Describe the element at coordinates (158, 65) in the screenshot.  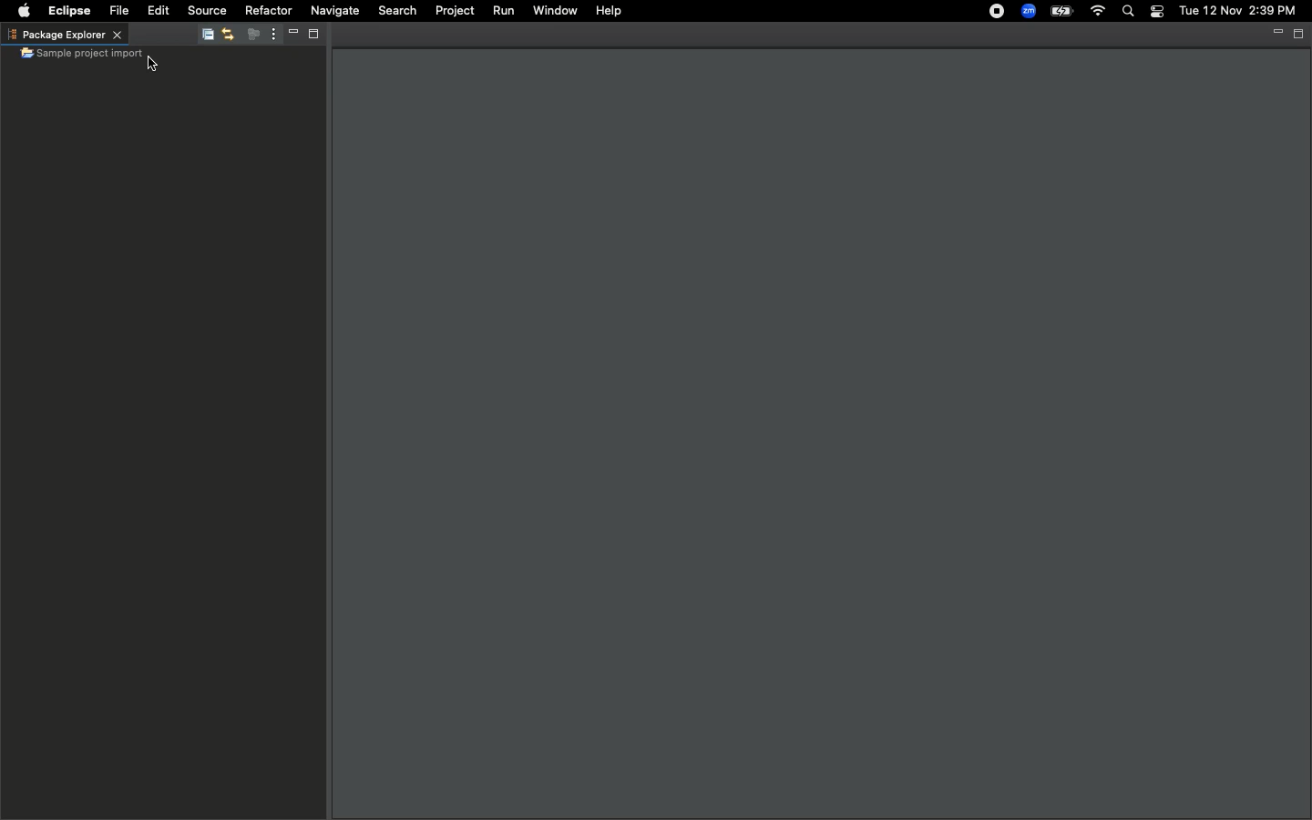
I see `cursor` at that location.